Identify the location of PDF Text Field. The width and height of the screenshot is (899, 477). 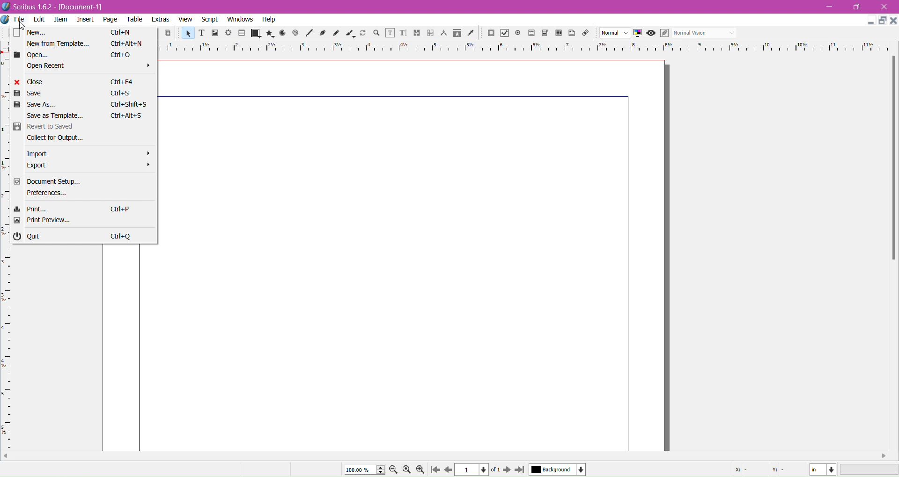
(531, 33).